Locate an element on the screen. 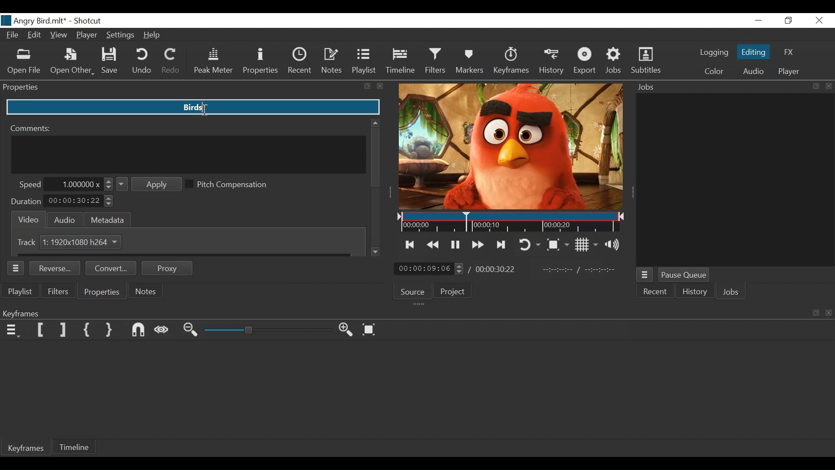 The height and width of the screenshot is (470, 835). Jobs Panel is located at coordinates (731, 87).